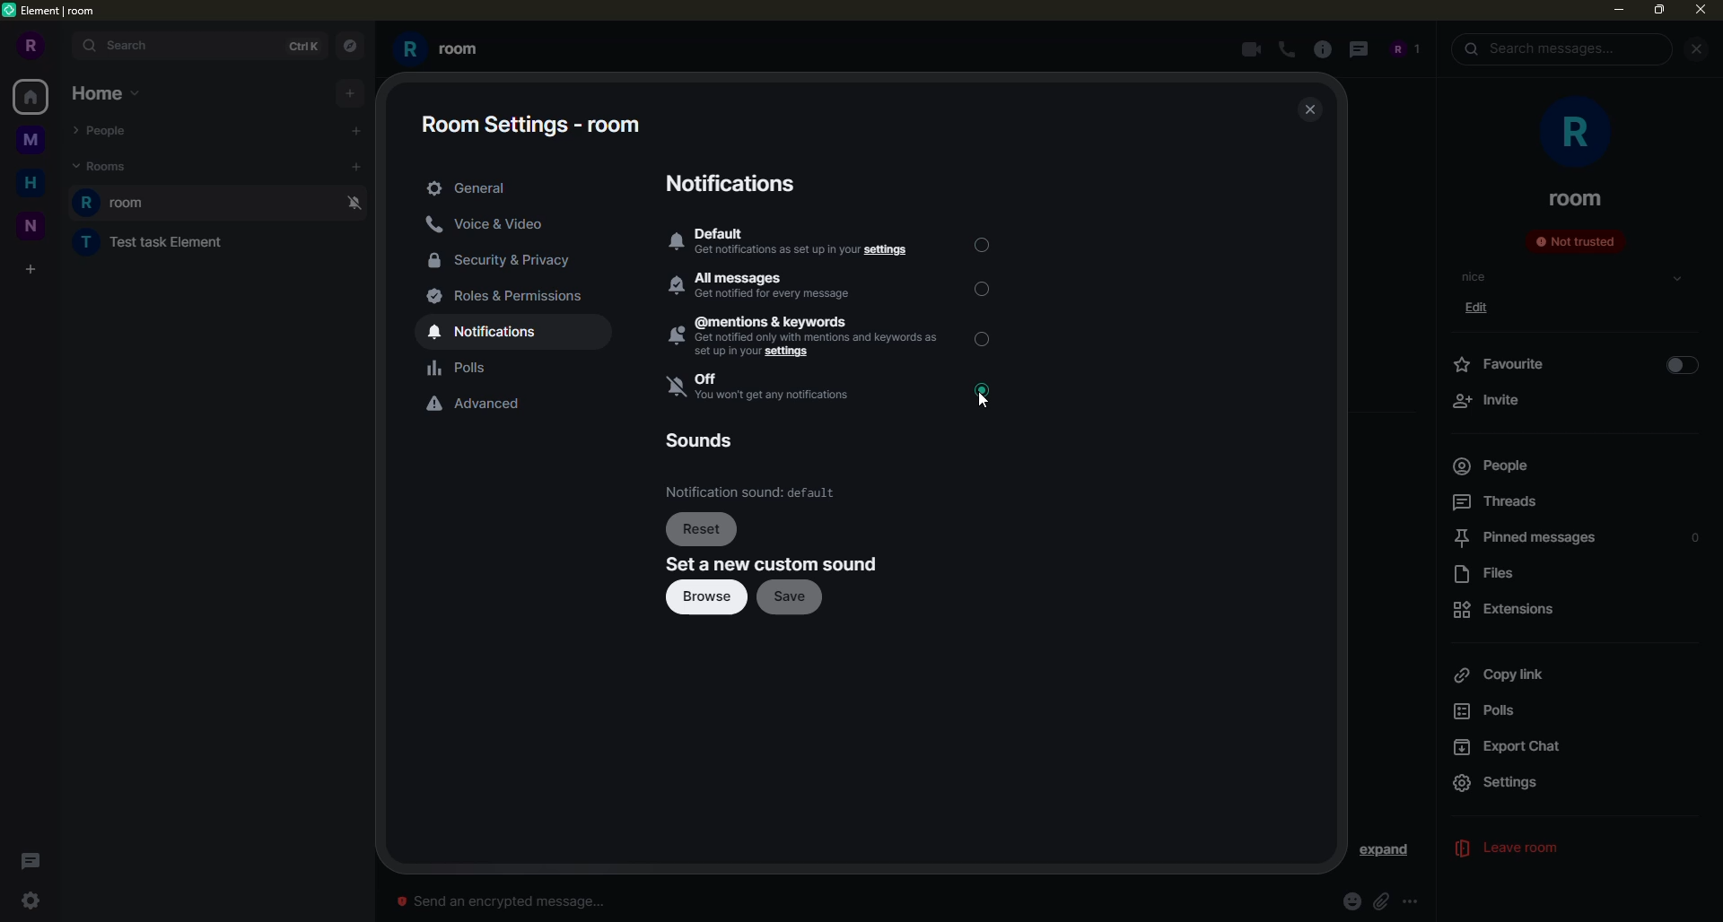 This screenshot has width=1723, height=922. Describe the element at coordinates (982, 289) in the screenshot. I see `click to select` at that location.